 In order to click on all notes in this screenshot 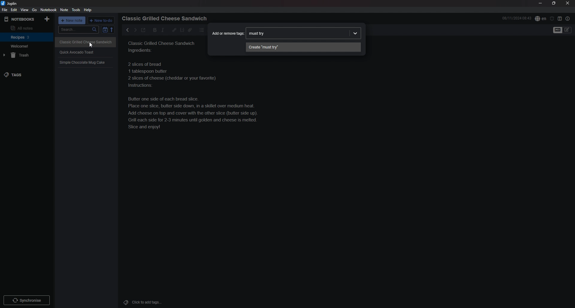, I will do `click(26, 28)`.